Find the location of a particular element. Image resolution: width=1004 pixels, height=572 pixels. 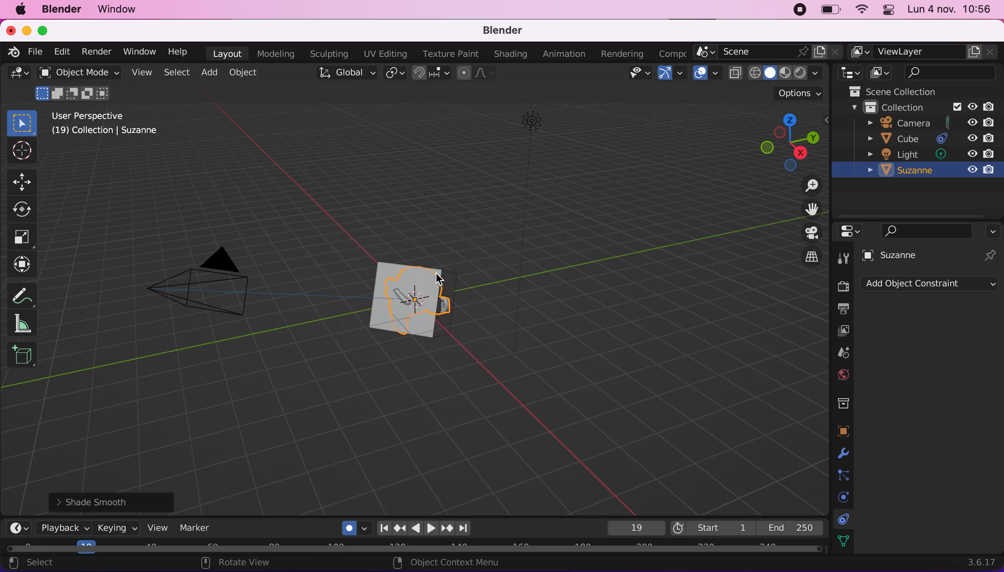

display is located at coordinates (843, 330).